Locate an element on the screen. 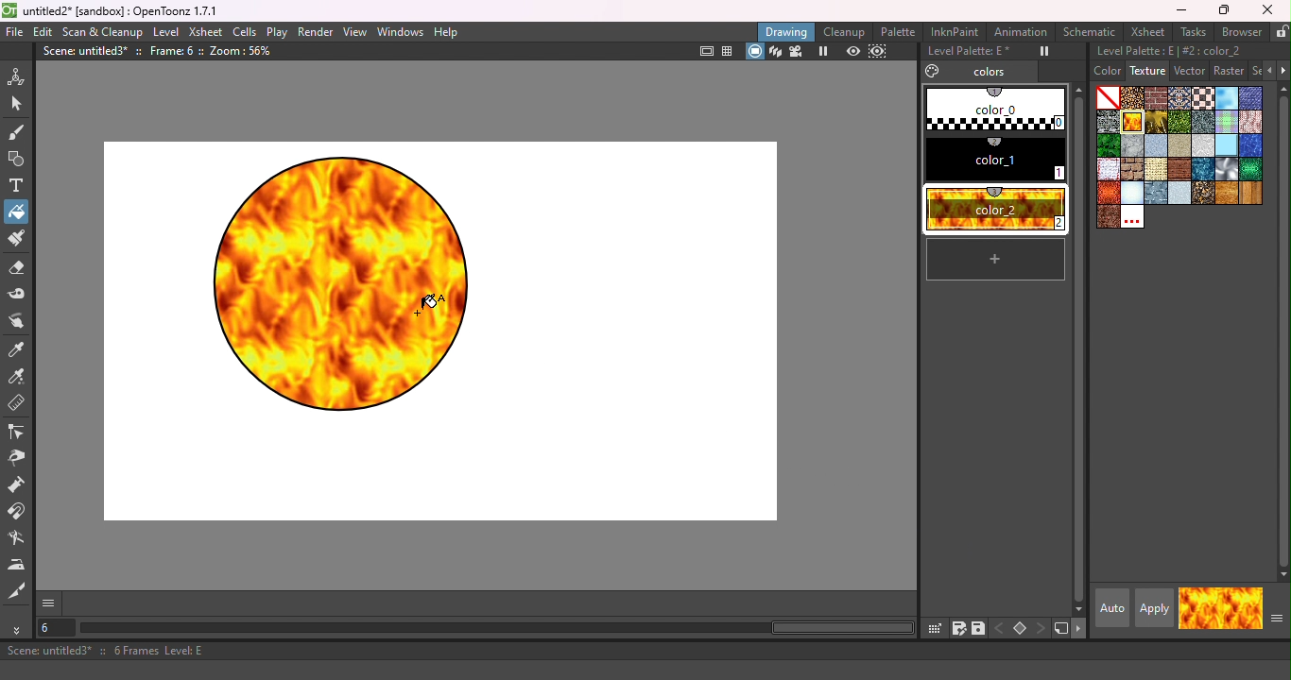  Level palette: E | #2:color_2 is located at coordinates (1188, 51).